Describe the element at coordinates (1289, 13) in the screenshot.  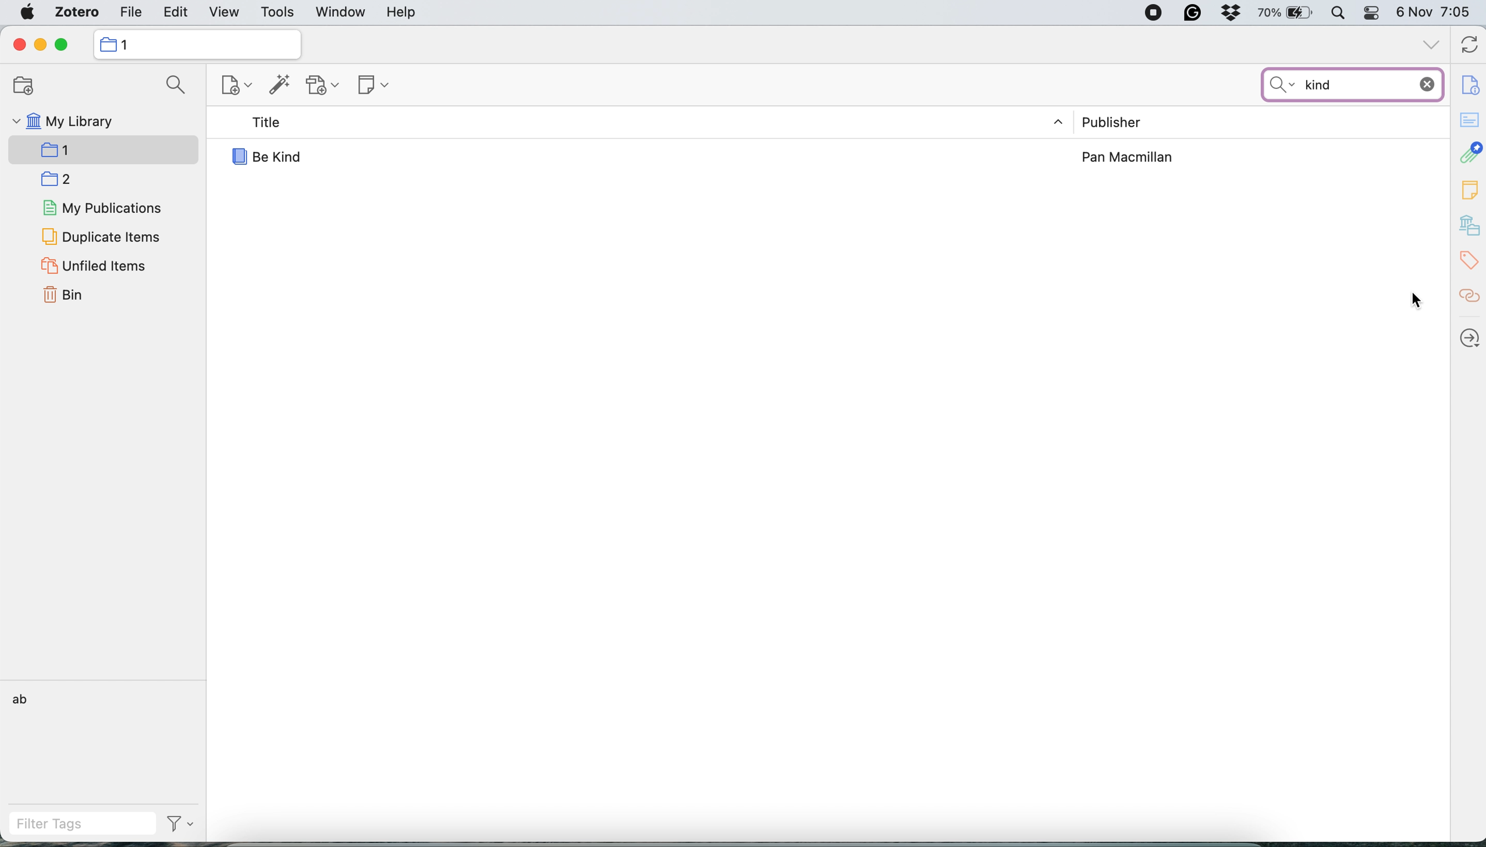
I see `battery` at that location.